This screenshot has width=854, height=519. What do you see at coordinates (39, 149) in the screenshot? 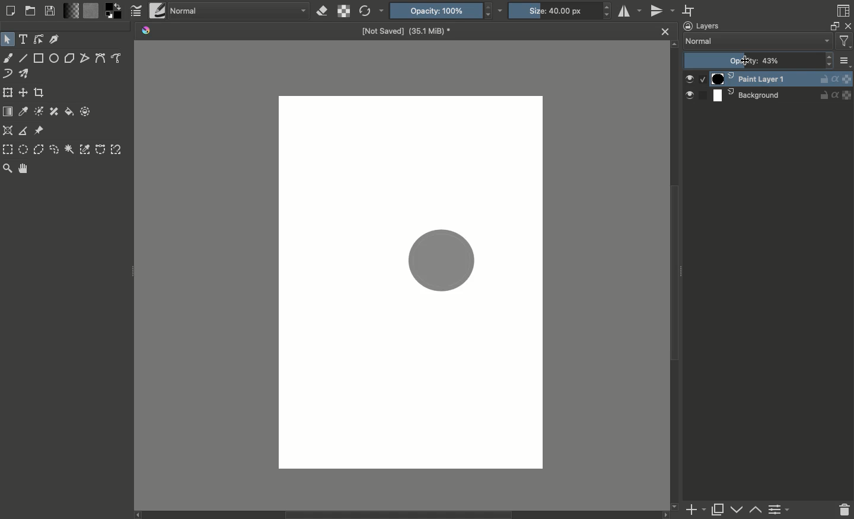
I see `Polygonal selection tool` at bounding box center [39, 149].